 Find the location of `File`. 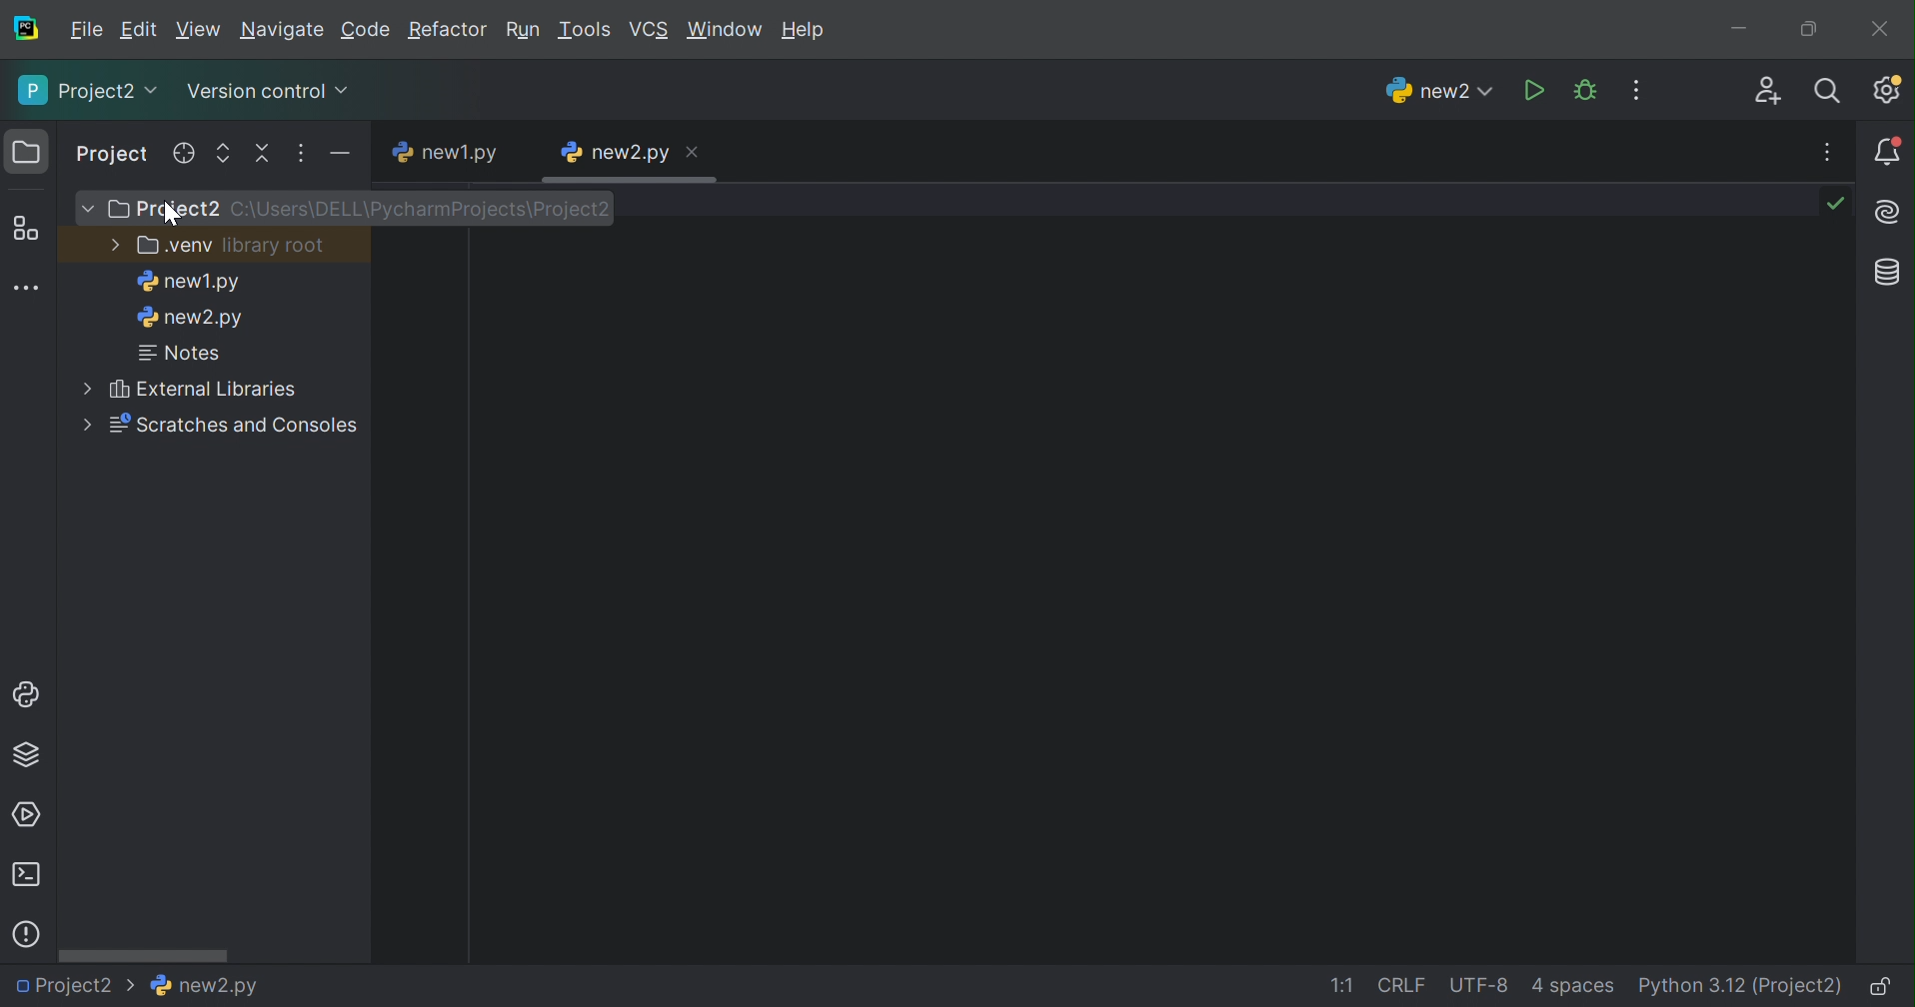

File is located at coordinates (84, 31).